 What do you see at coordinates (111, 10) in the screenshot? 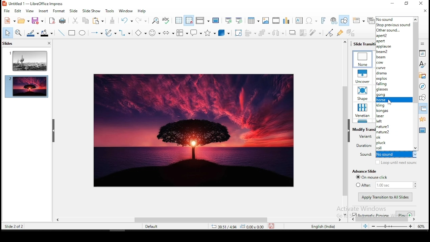
I see `tools` at bounding box center [111, 10].